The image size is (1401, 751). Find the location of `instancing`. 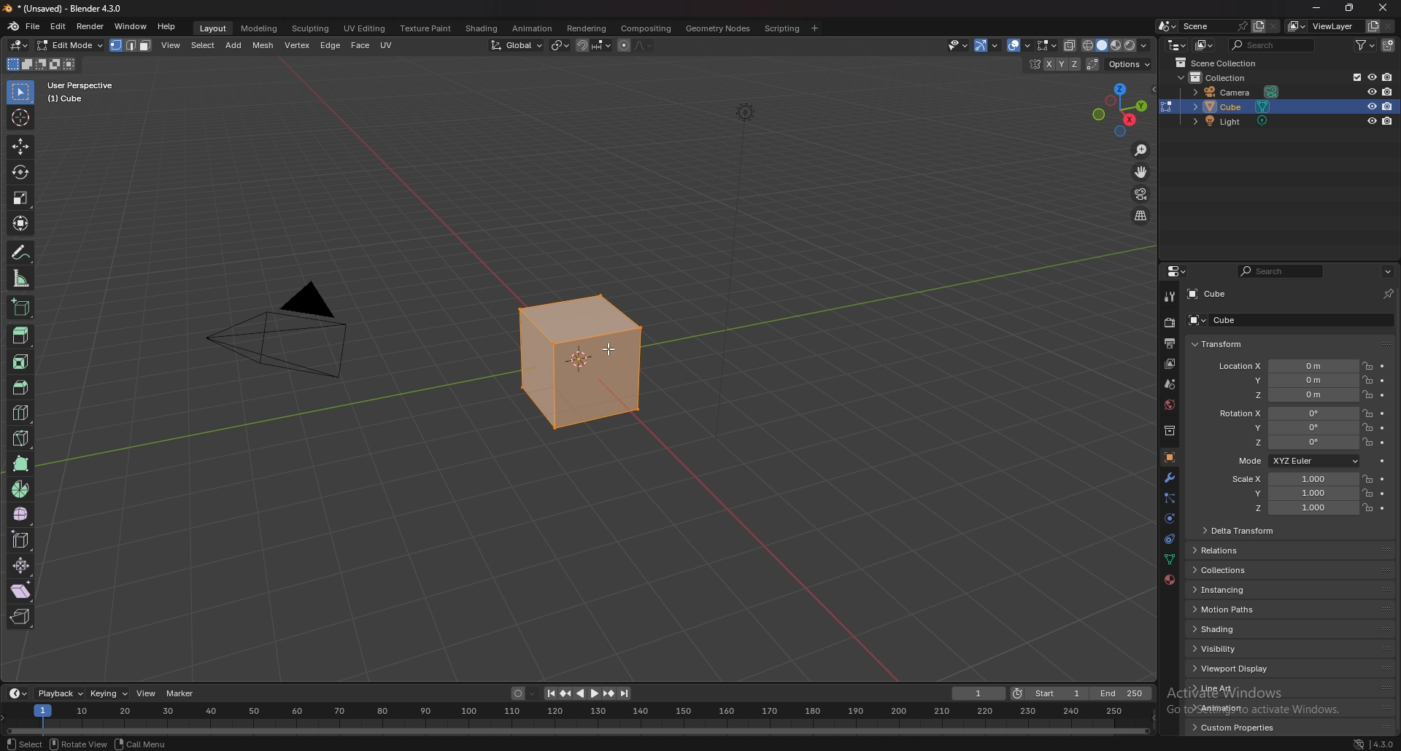

instancing is located at coordinates (1239, 589).